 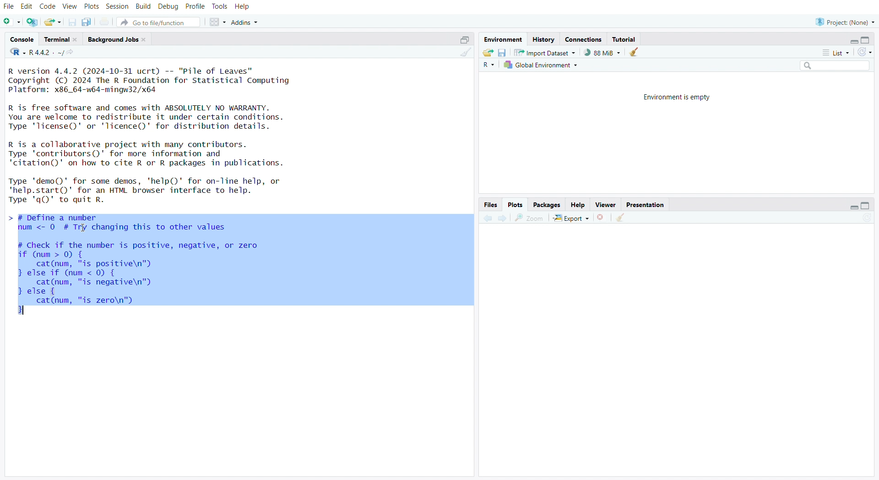 I want to click on profile, so click(x=196, y=7).